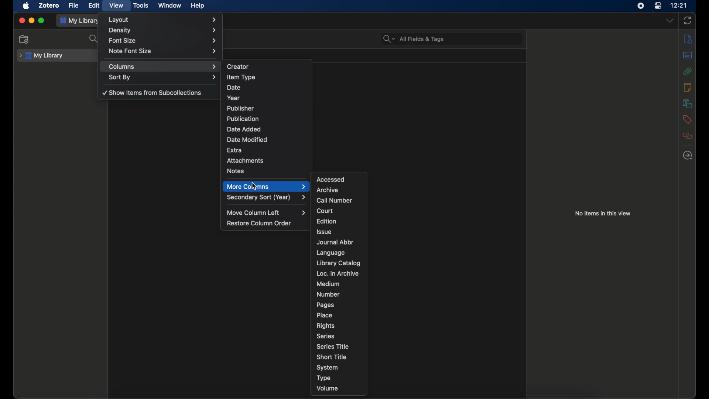 The width and height of the screenshot is (709, 399). I want to click on system, so click(327, 368).